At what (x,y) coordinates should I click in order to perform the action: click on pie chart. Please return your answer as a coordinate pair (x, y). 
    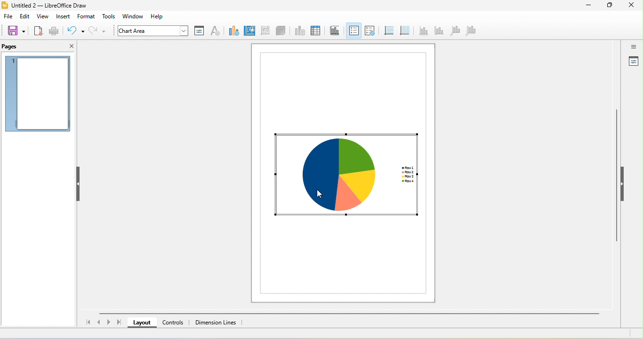
    Looking at the image, I should click on (345, 173).